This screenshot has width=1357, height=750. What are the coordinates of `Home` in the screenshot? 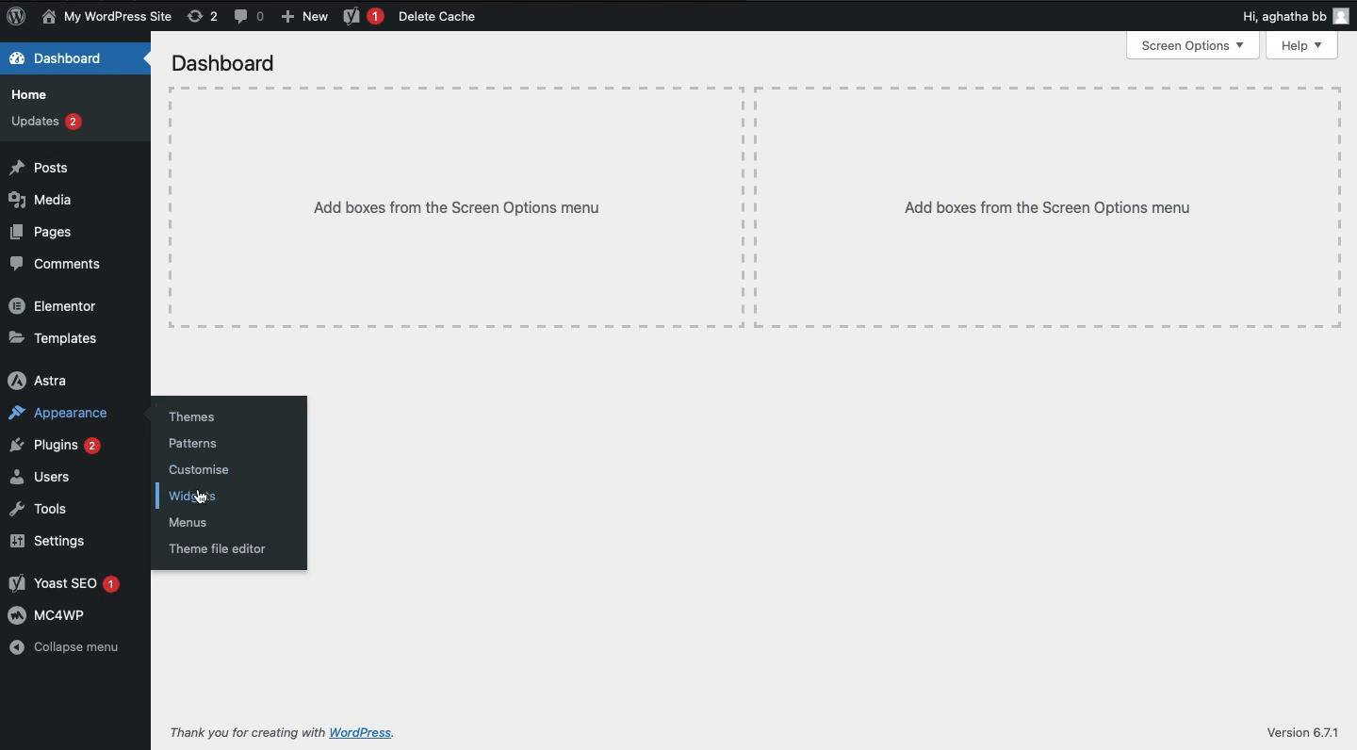 It's located at (43, 96).